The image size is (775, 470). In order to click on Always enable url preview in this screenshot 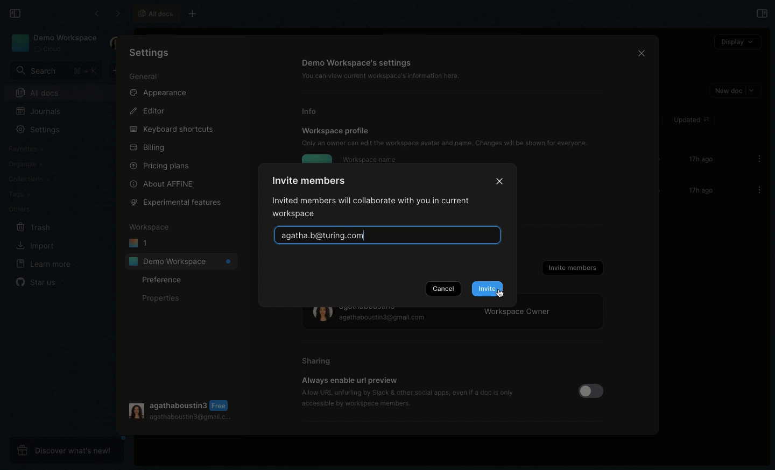, I will do `click(349, 380)`.